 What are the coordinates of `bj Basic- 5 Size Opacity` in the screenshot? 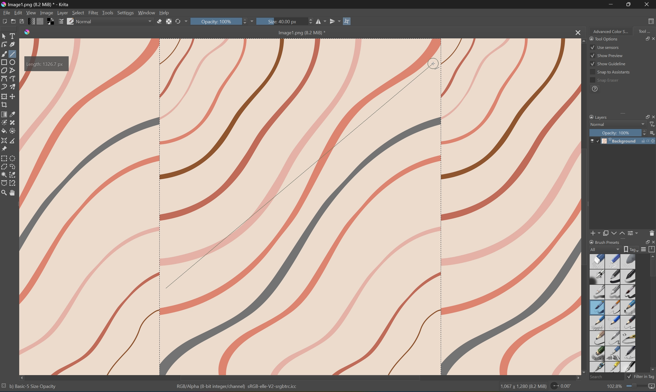 It's located at (33, 386).